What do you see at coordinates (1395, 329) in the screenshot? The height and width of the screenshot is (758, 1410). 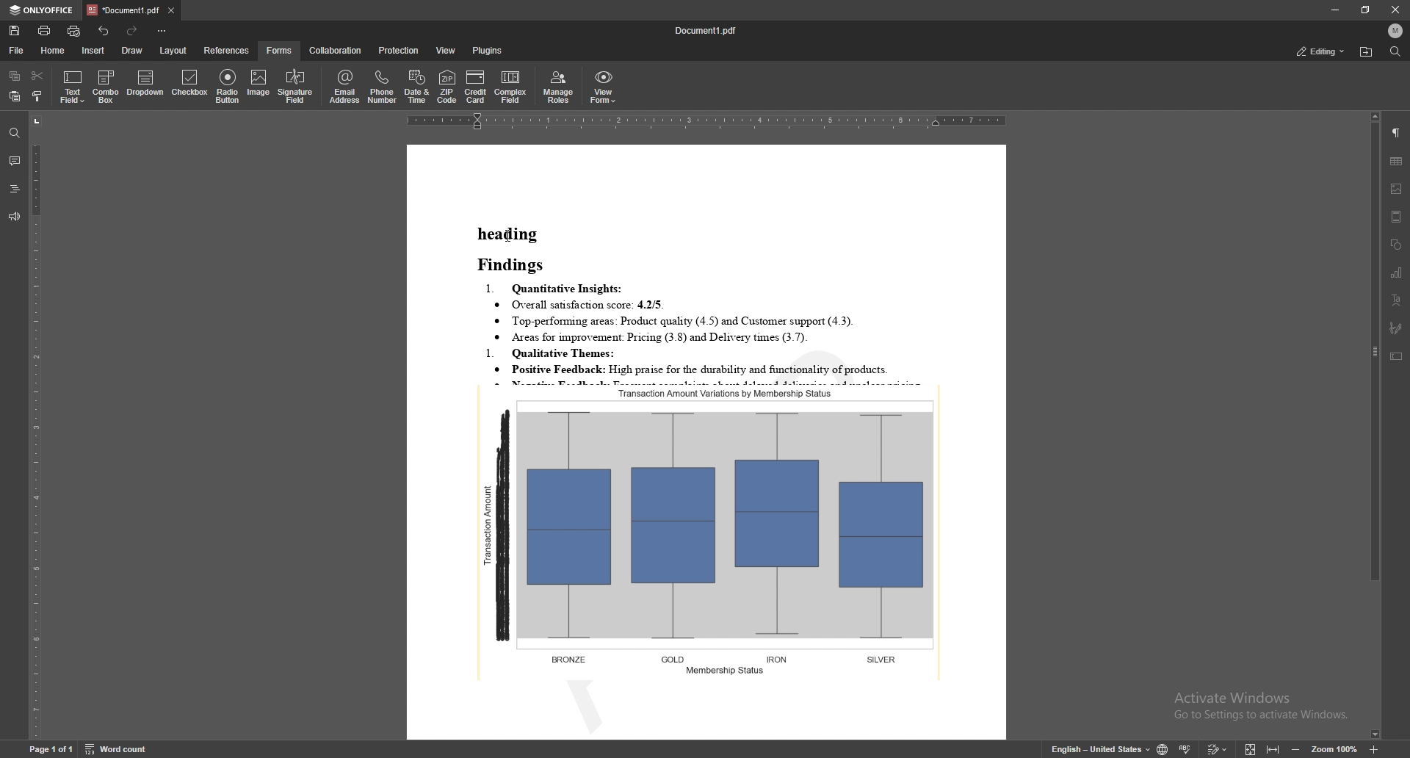 I see `signature field` at bounding box center [1395, 329].